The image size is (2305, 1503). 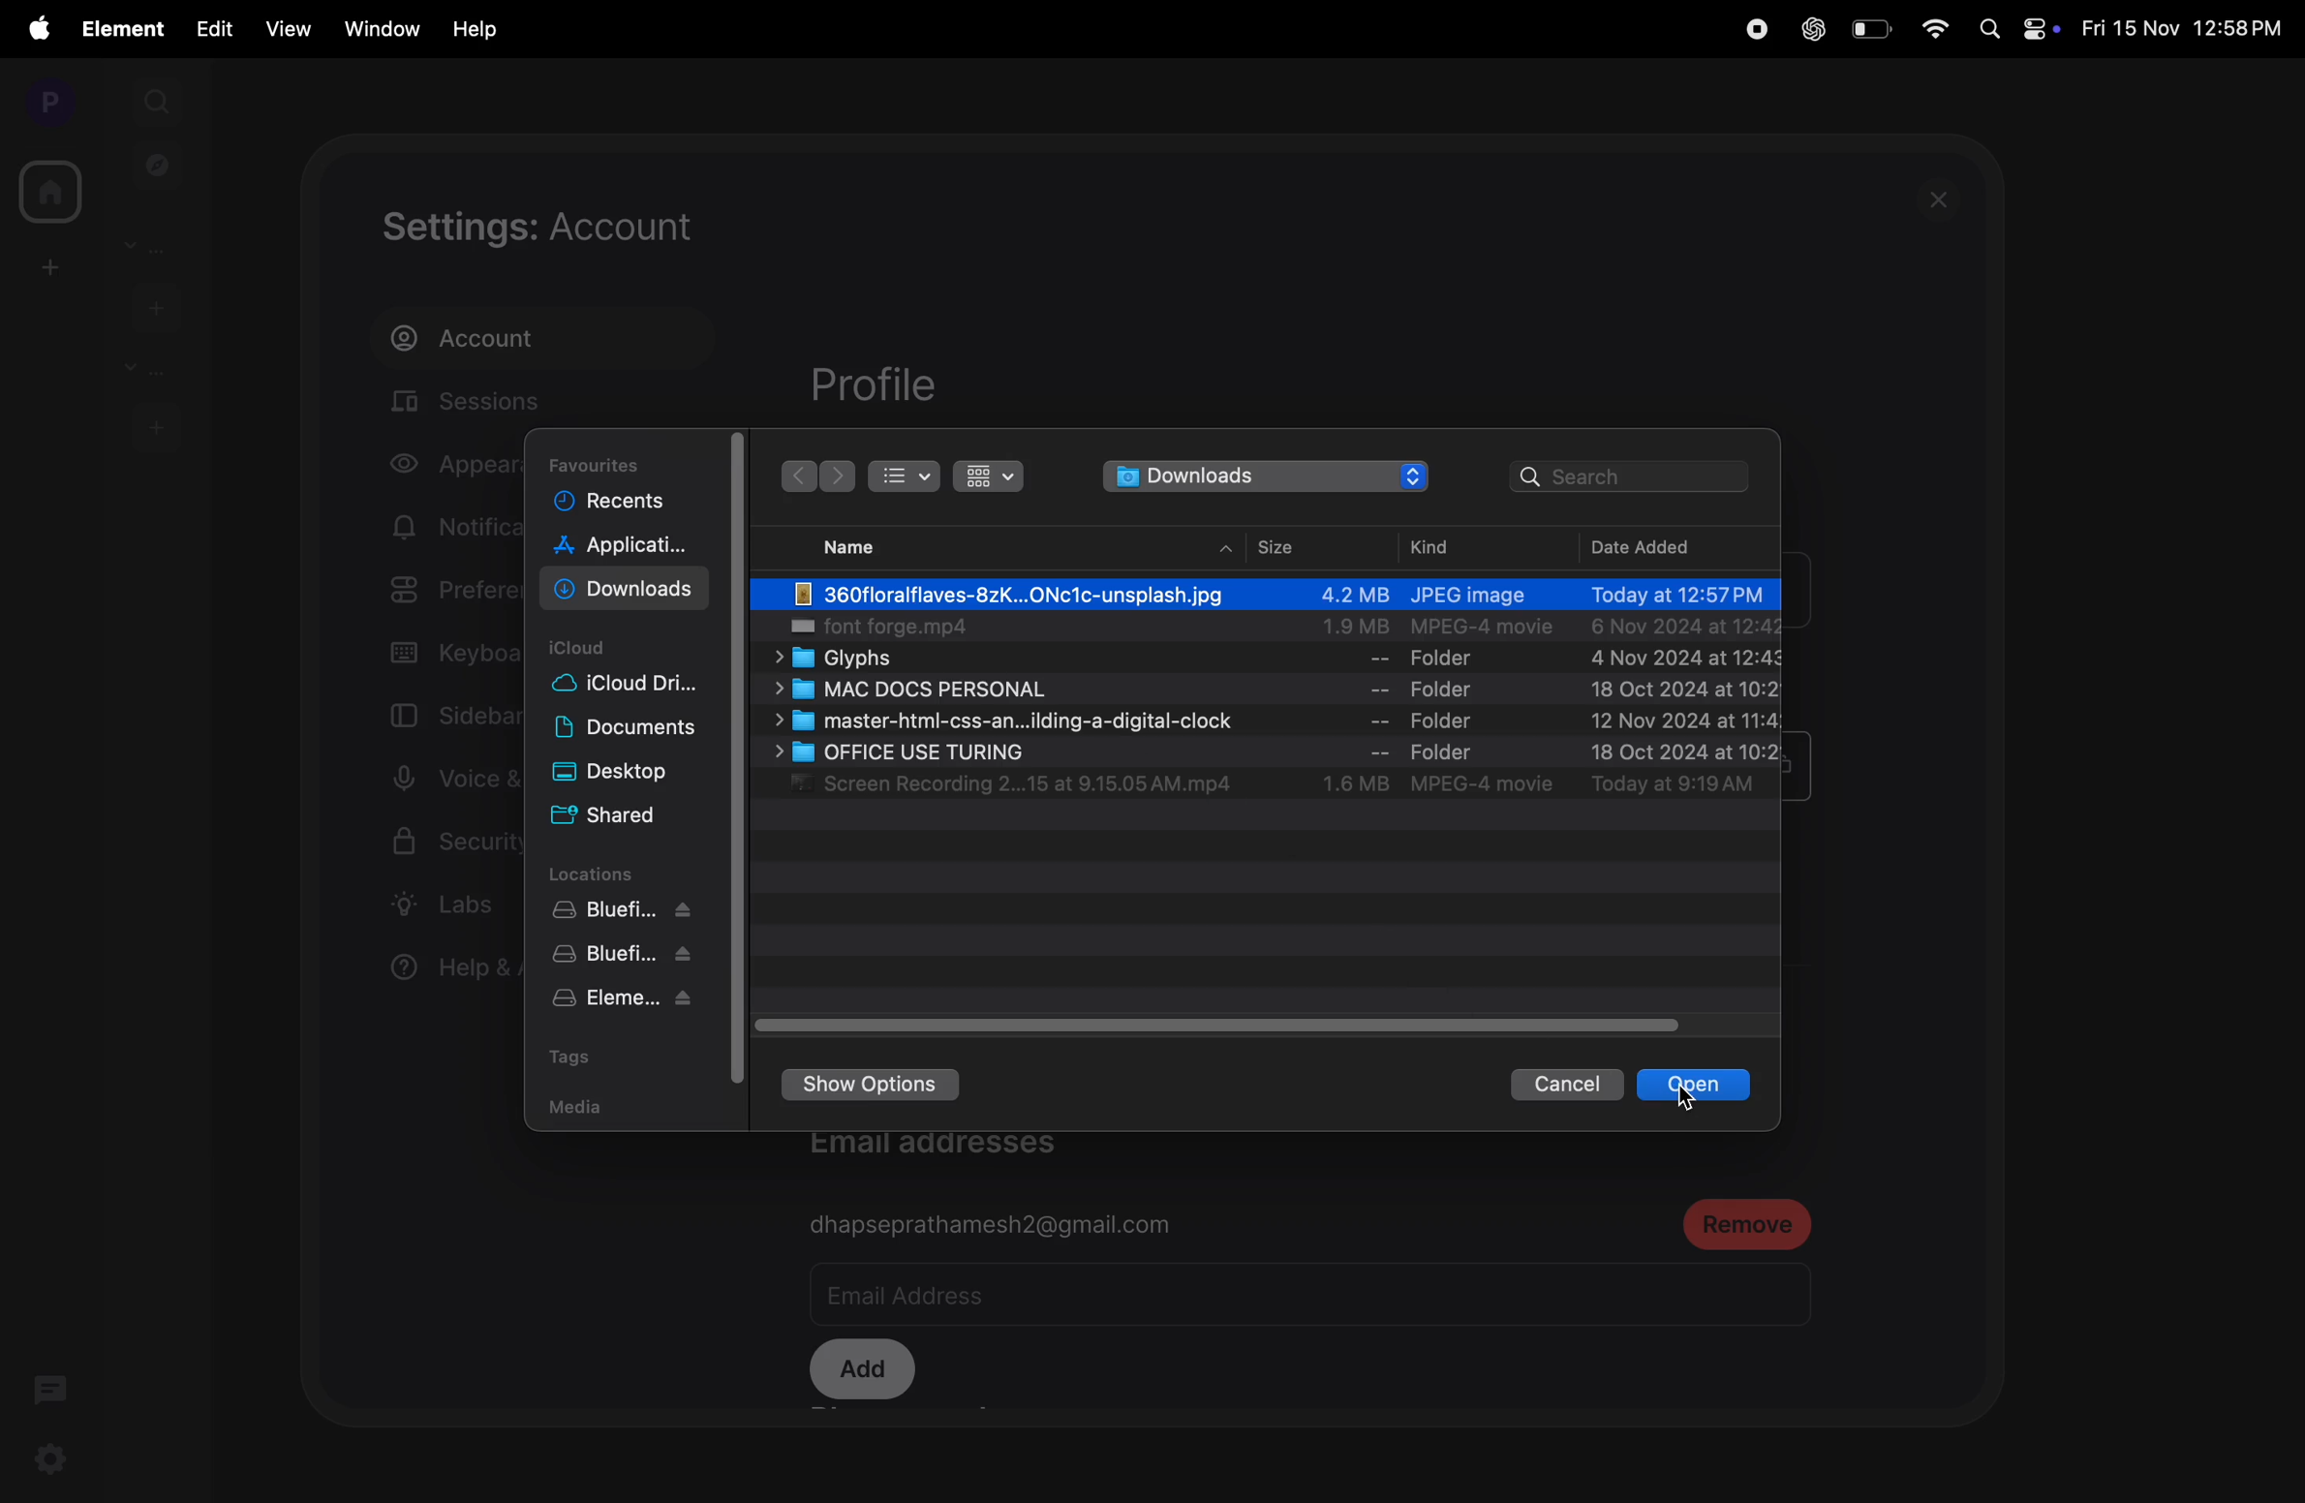 What do you see at coordinates (630, 913) in the screenshot?
I see `blue fish` at bounding box center [630, 913].